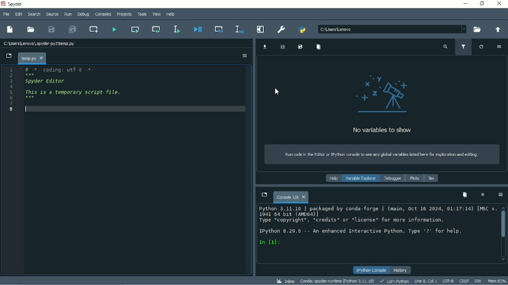 This screenshot has height=285, width=508. What do you see at coordinates (463, 3) in the screenshot?
I see `Minimize` at bounding box center [463, 3].